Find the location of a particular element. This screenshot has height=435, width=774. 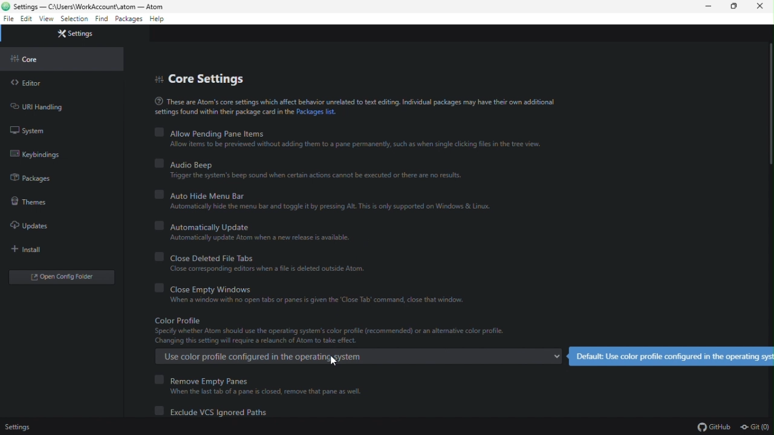

system is located at coordinates (34, 132).